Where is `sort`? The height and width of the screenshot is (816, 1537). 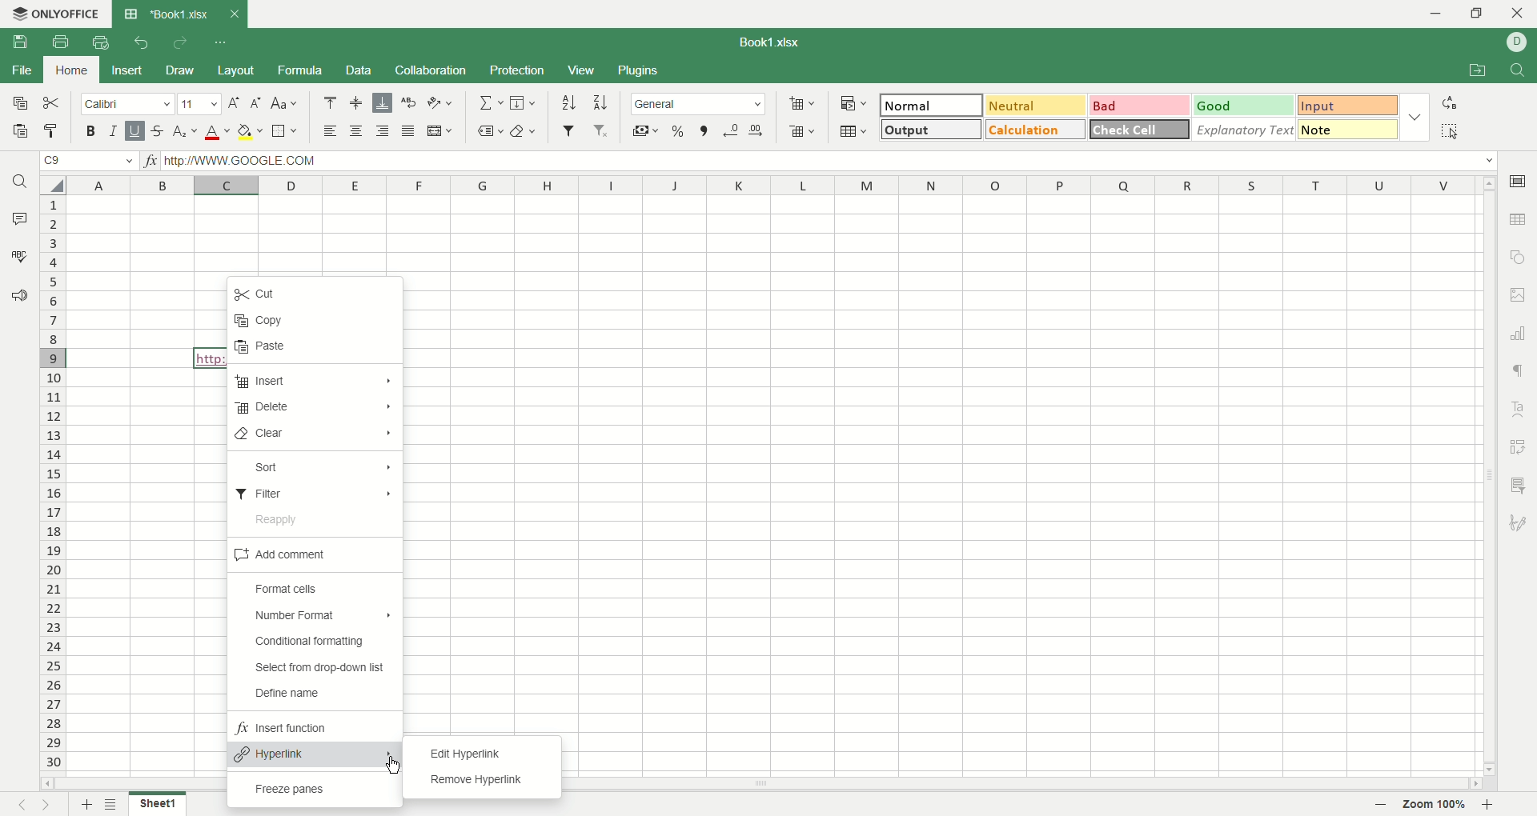 sort is located at coordinates (315, 469).